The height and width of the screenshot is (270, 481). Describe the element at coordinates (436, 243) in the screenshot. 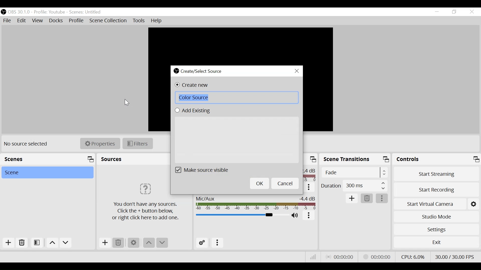

I see `Exit` at that location.